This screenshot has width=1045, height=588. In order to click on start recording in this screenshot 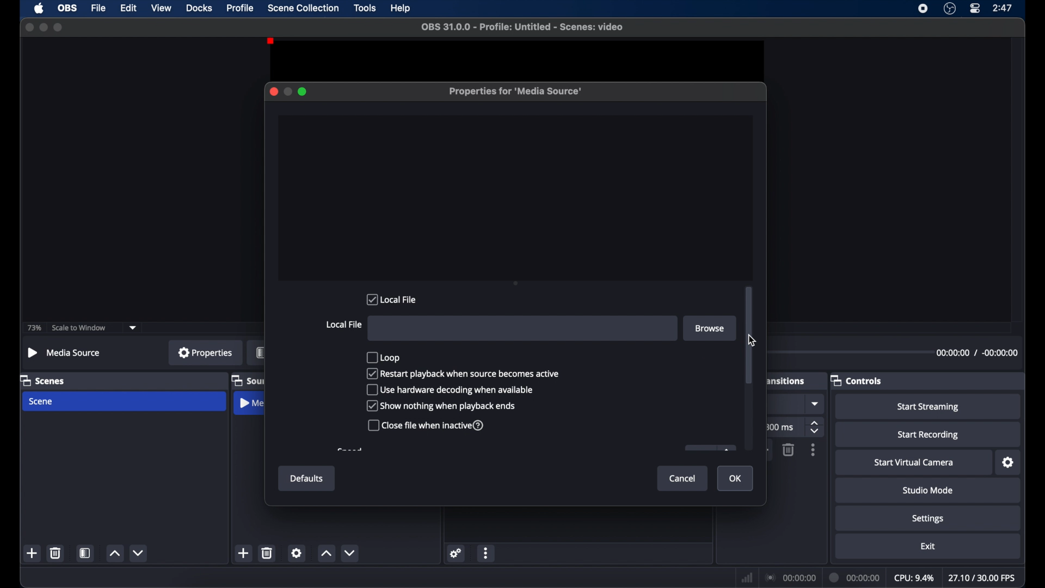, I will do `click(928, 435)`.